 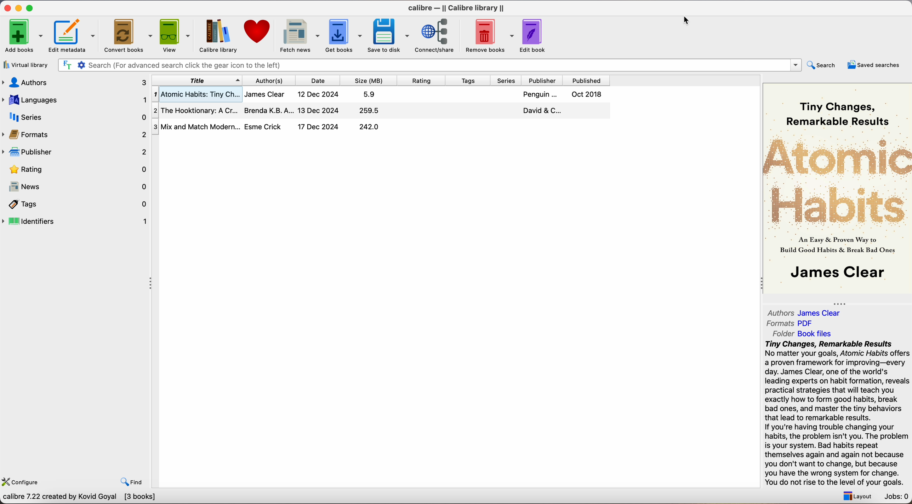 I want to click on published, so click(x=588, y=81).